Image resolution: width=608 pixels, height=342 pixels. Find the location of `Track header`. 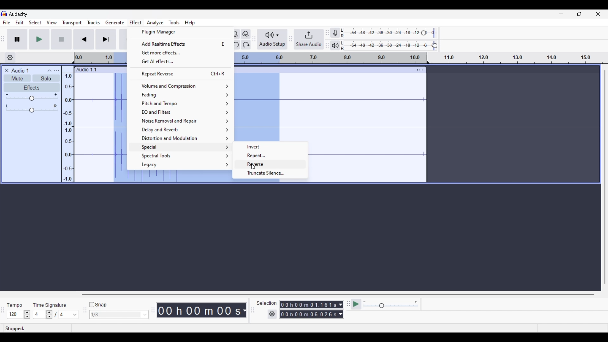

Track header is located at coordinates (428, 58).